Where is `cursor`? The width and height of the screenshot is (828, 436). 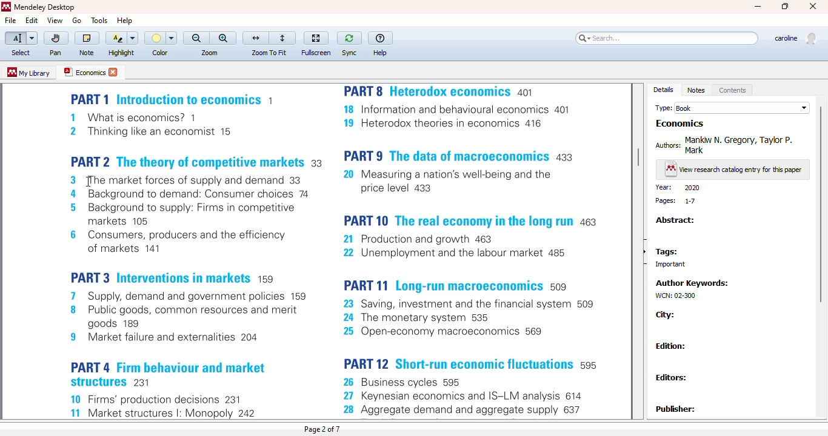 cursor is located at coordinates (88, 182).